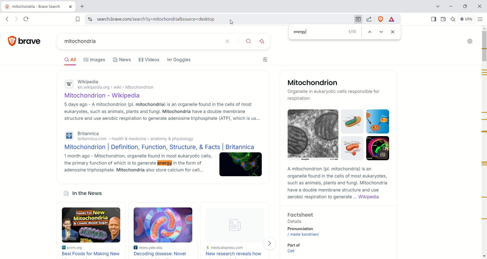  What do you see at coordinates (380, 19) in the screenshot?
I see `brave shield` at bounding box center [380, 19].